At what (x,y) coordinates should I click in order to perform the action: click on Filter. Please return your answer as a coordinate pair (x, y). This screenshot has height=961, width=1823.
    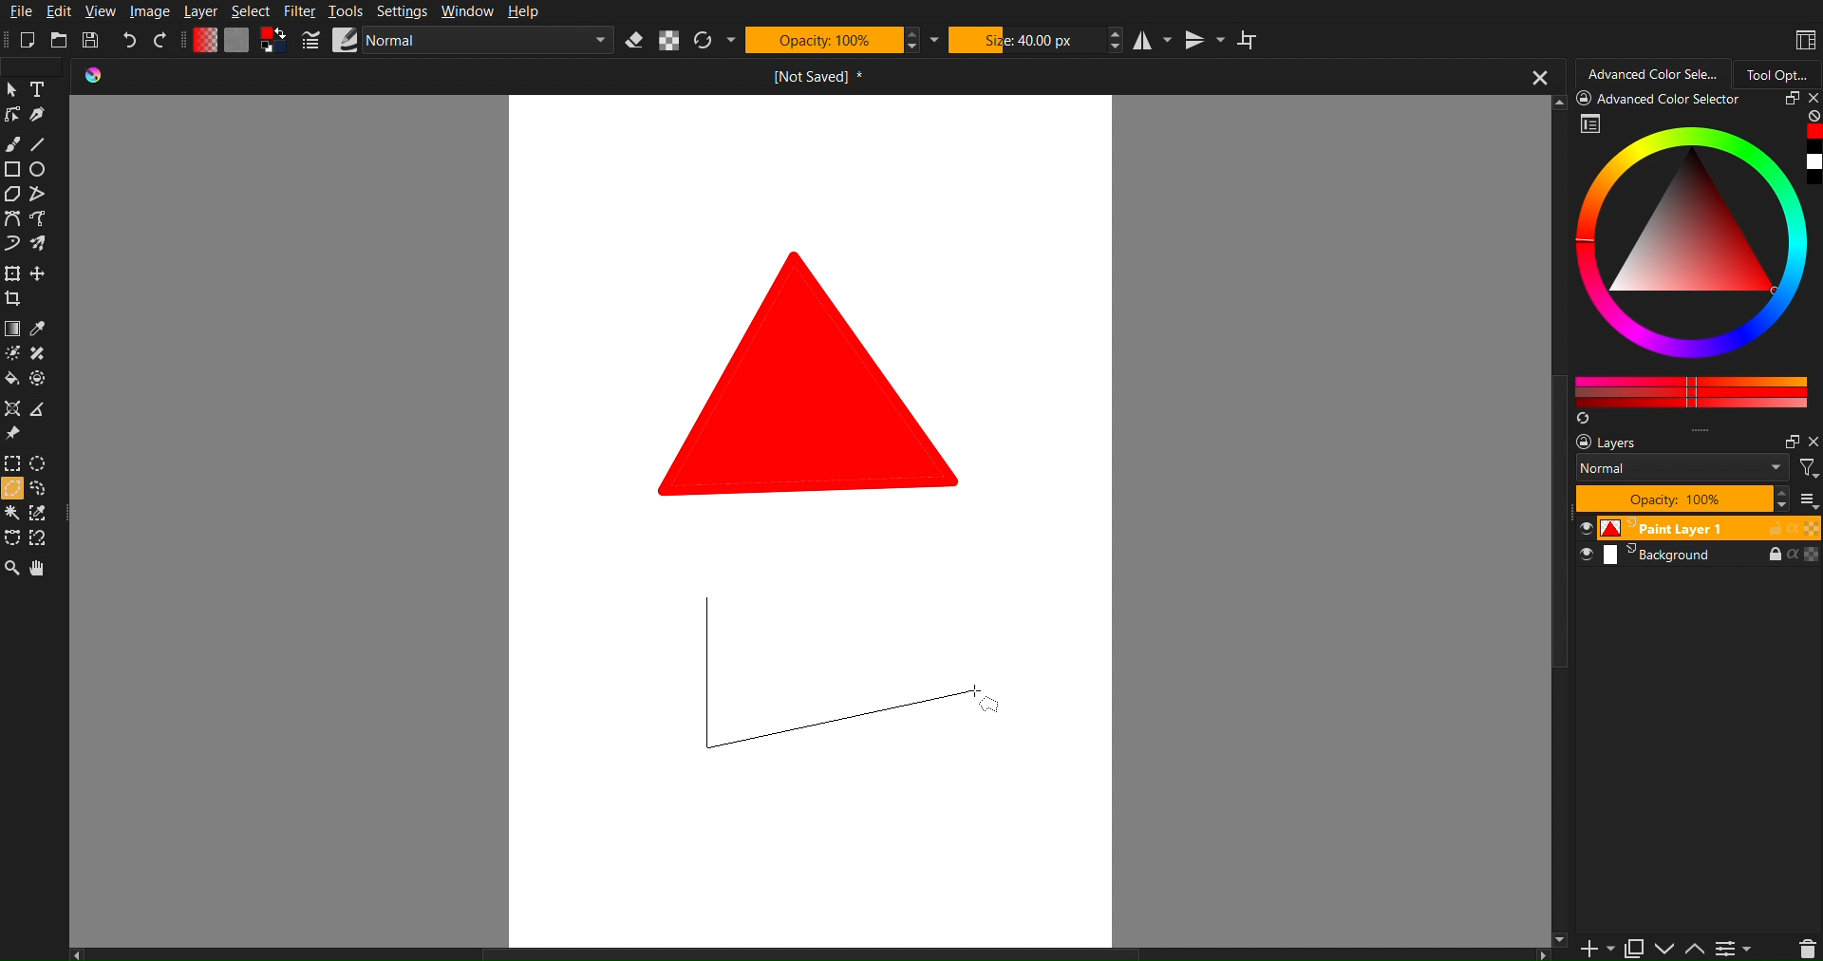
    Looking at the image, I should click on (297, 11).